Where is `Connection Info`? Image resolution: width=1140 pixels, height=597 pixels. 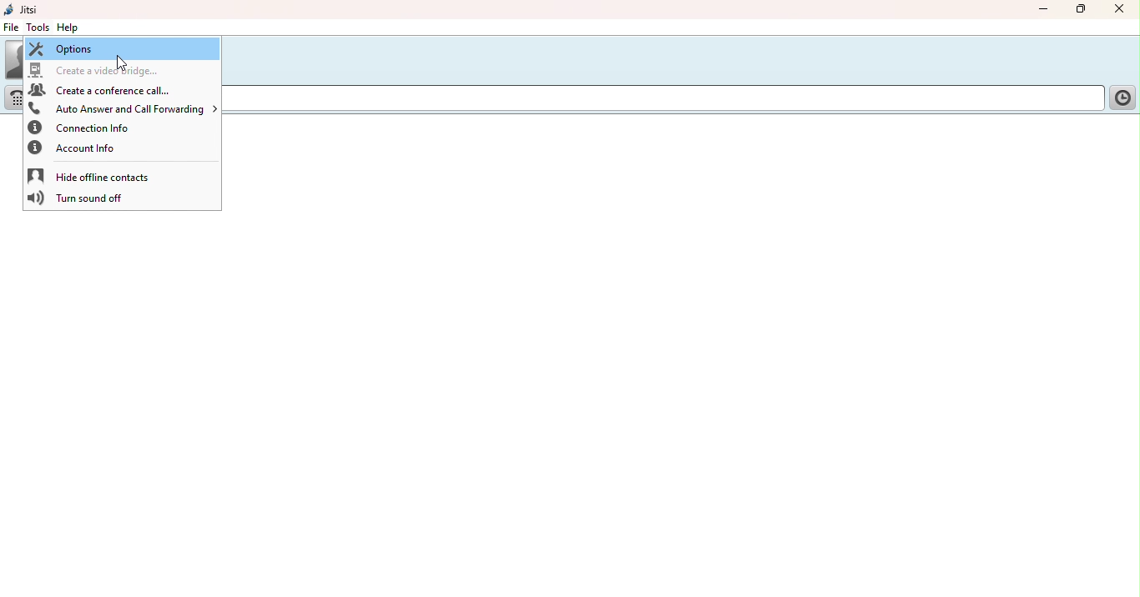
Connection Info is located at coordinates (96, 128).